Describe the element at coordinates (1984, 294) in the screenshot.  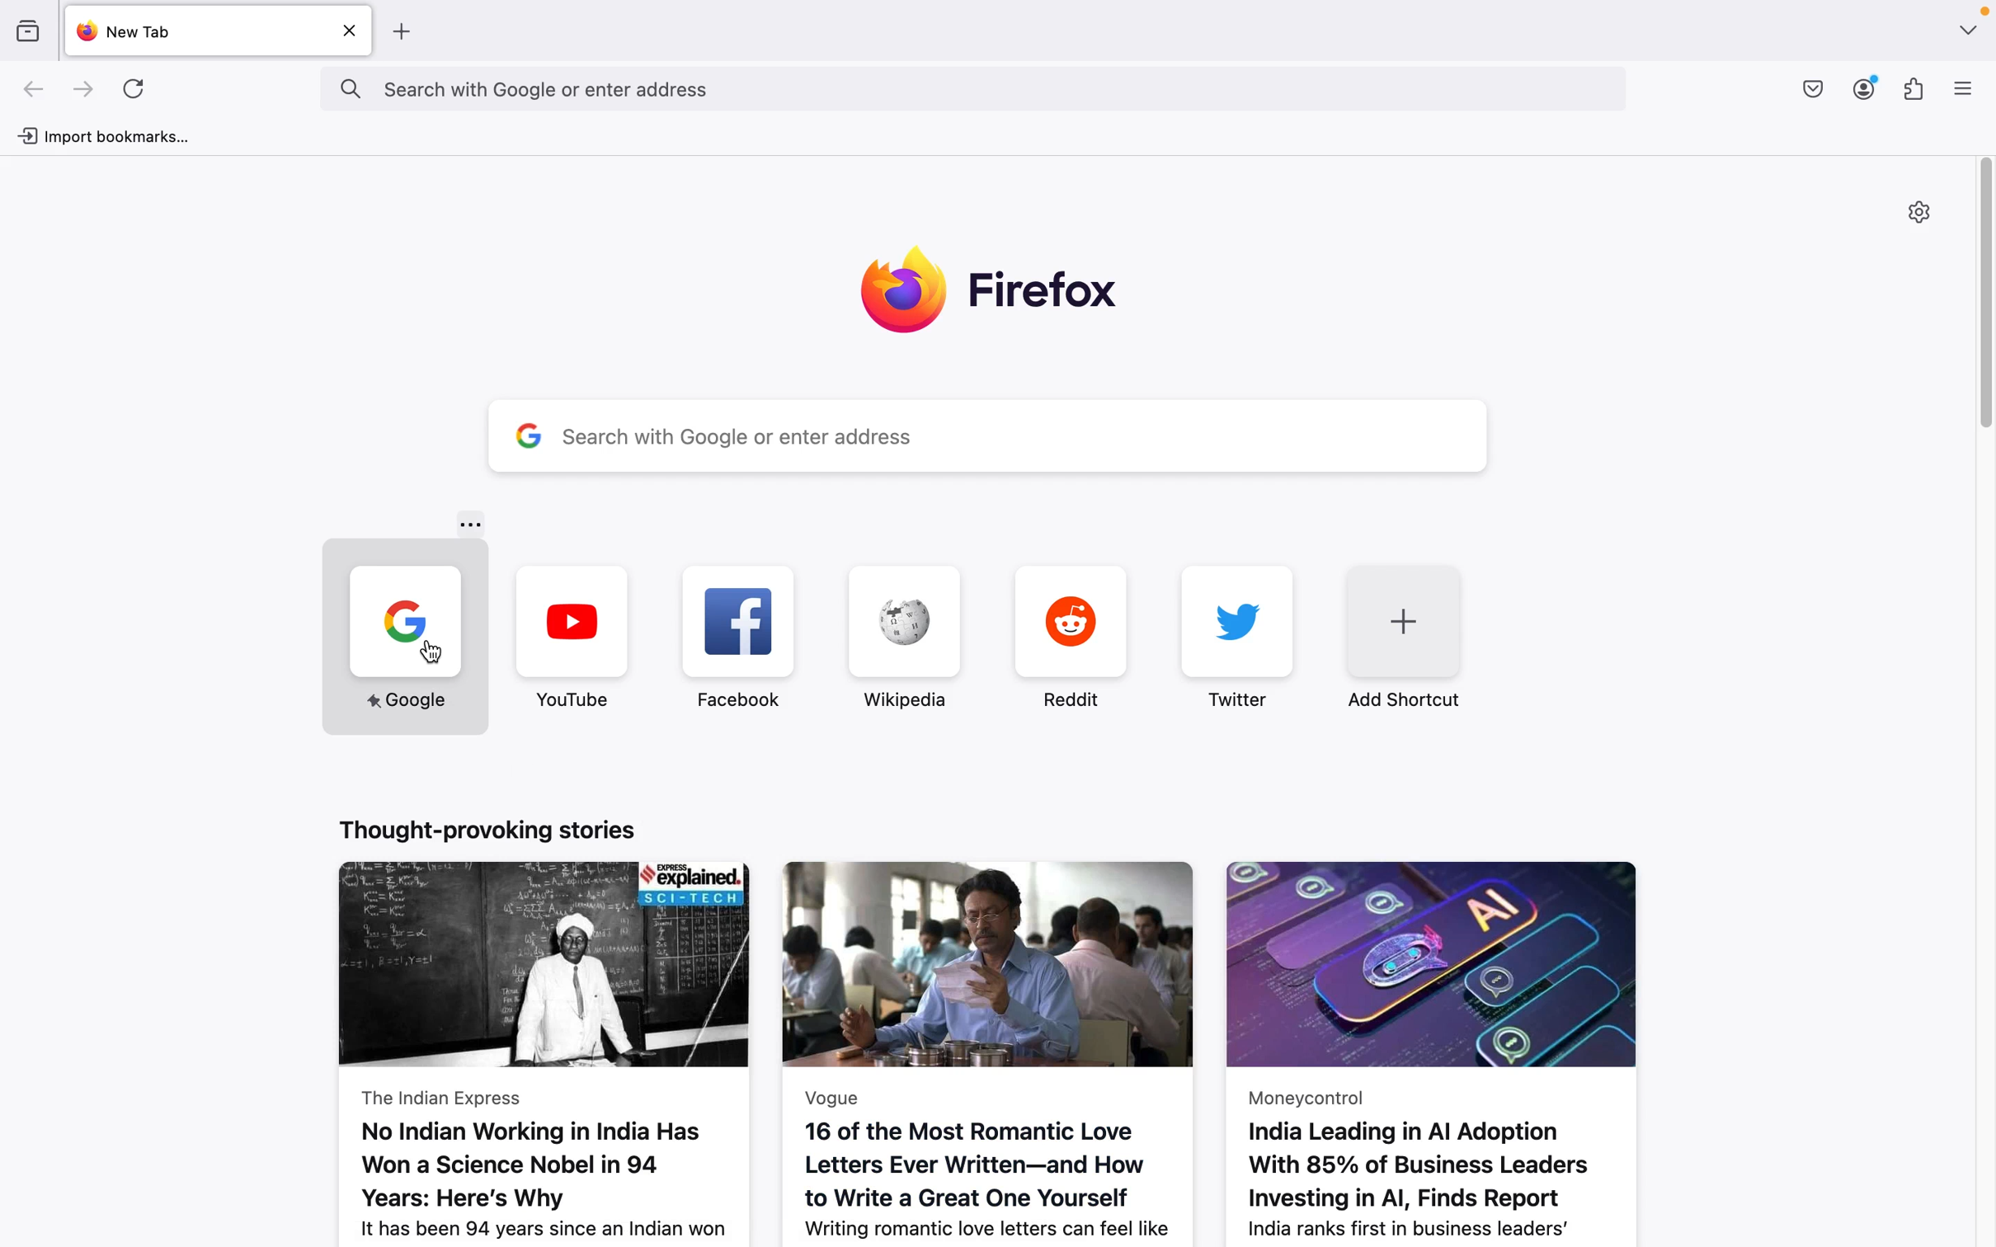
I see `vertical scroll bar` at that location.